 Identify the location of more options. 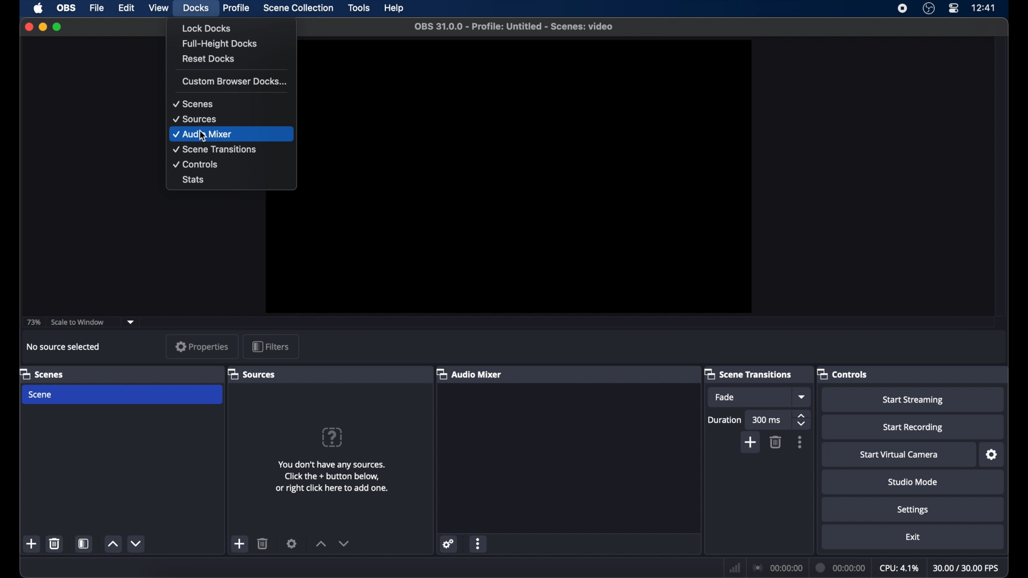
(800, 443).